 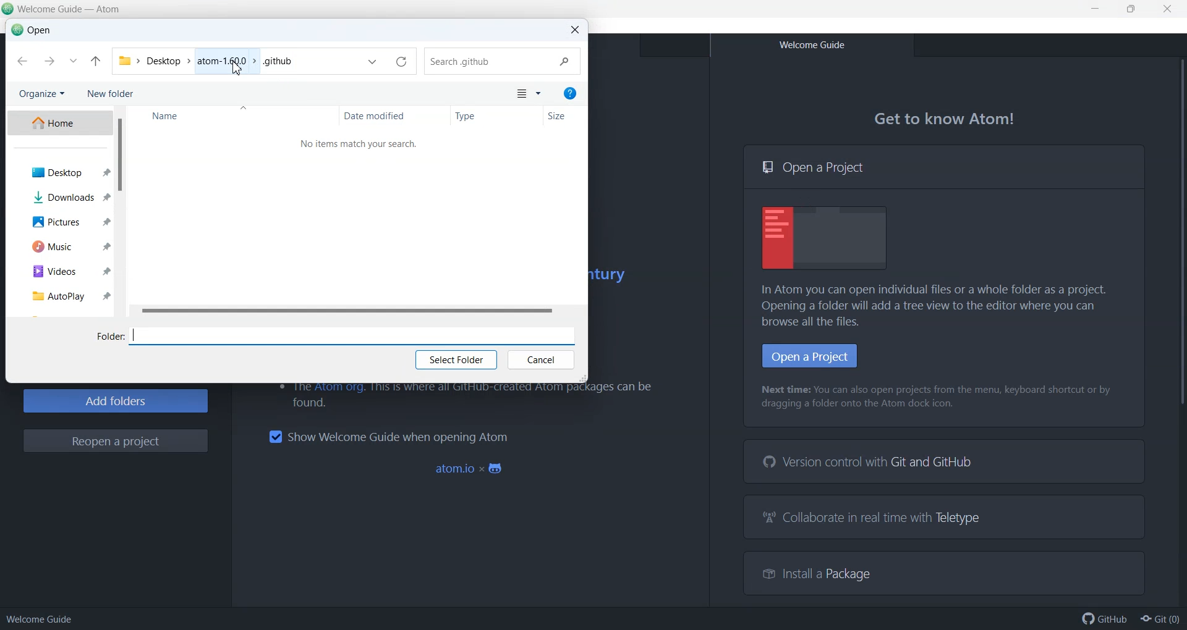 What do you see at coordinates (373, 63) in the screenshot?
I see `Previous Location` at bounding box center [373, 63].